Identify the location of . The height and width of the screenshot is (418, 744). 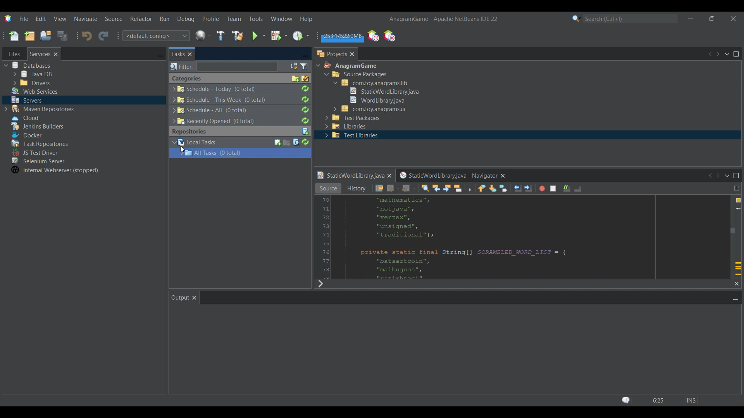
(353, 118).